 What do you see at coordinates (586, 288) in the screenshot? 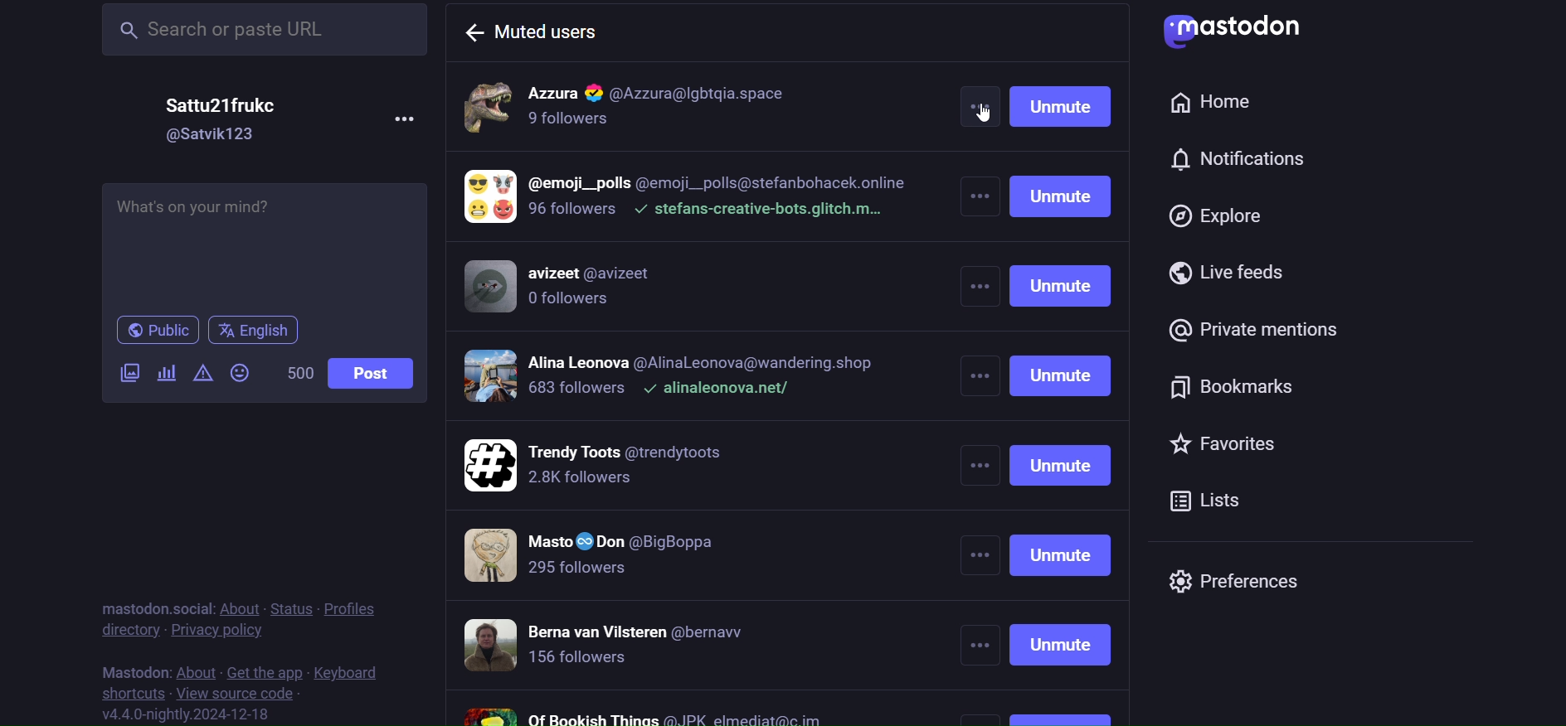
I see `muted accounts 3` at bounding box center [586, 288].